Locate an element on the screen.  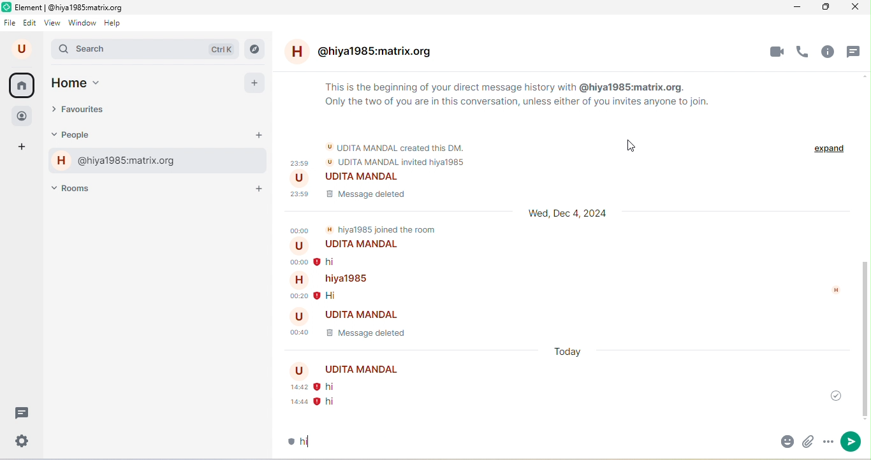
file is located at coordinates (10, 22).